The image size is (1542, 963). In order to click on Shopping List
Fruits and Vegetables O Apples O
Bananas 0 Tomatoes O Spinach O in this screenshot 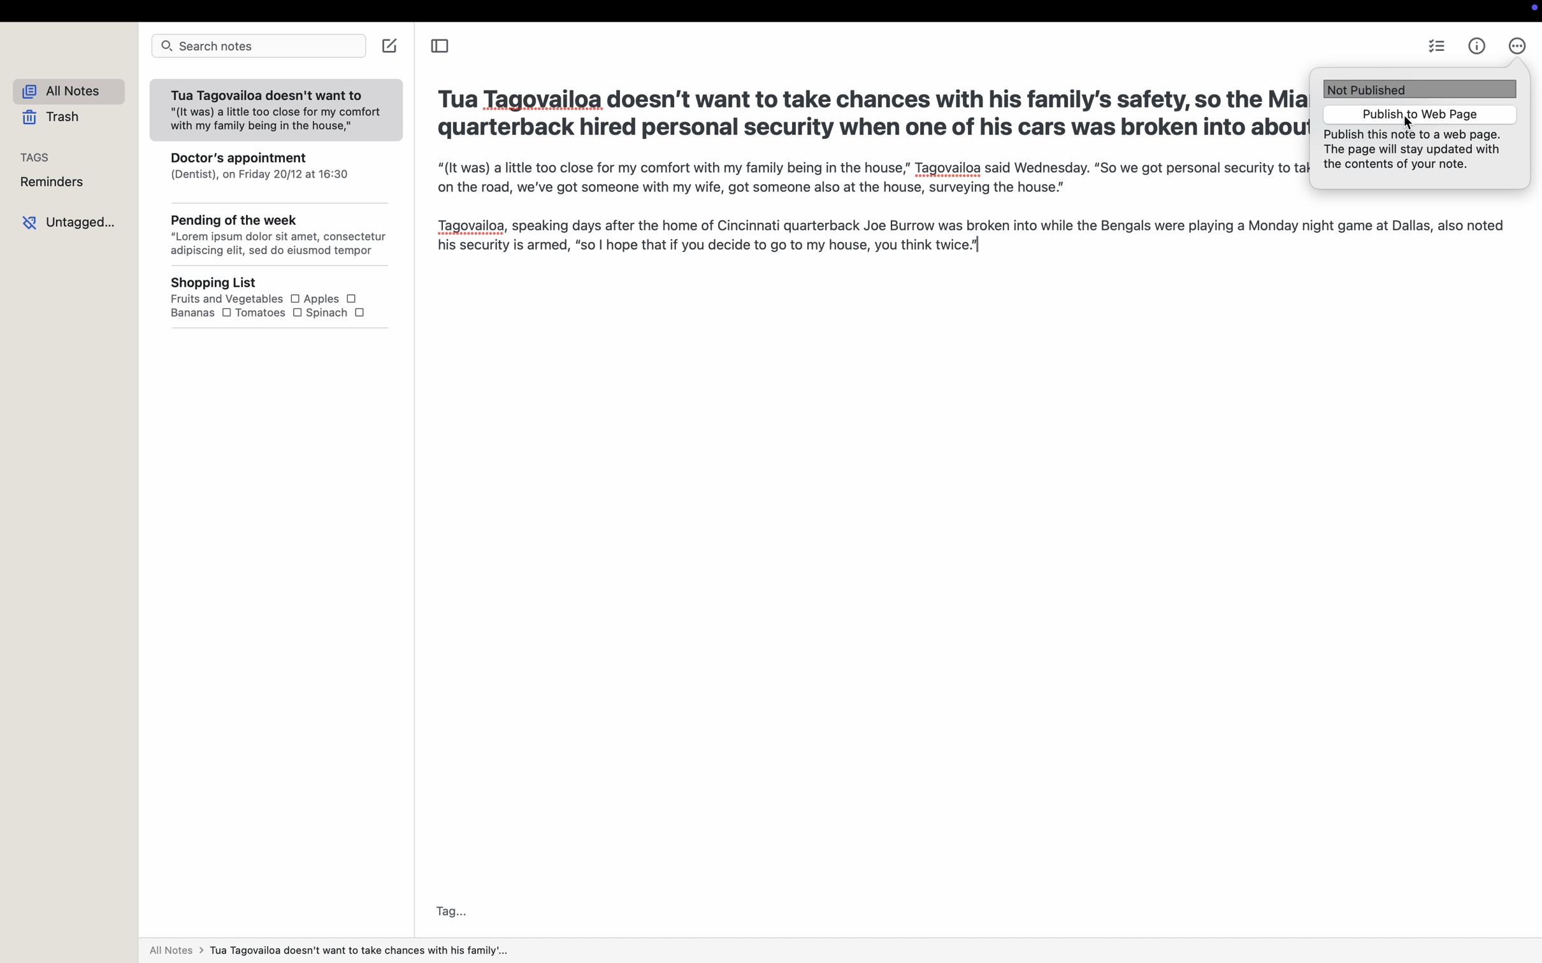, I will do `click(287, 299)`.